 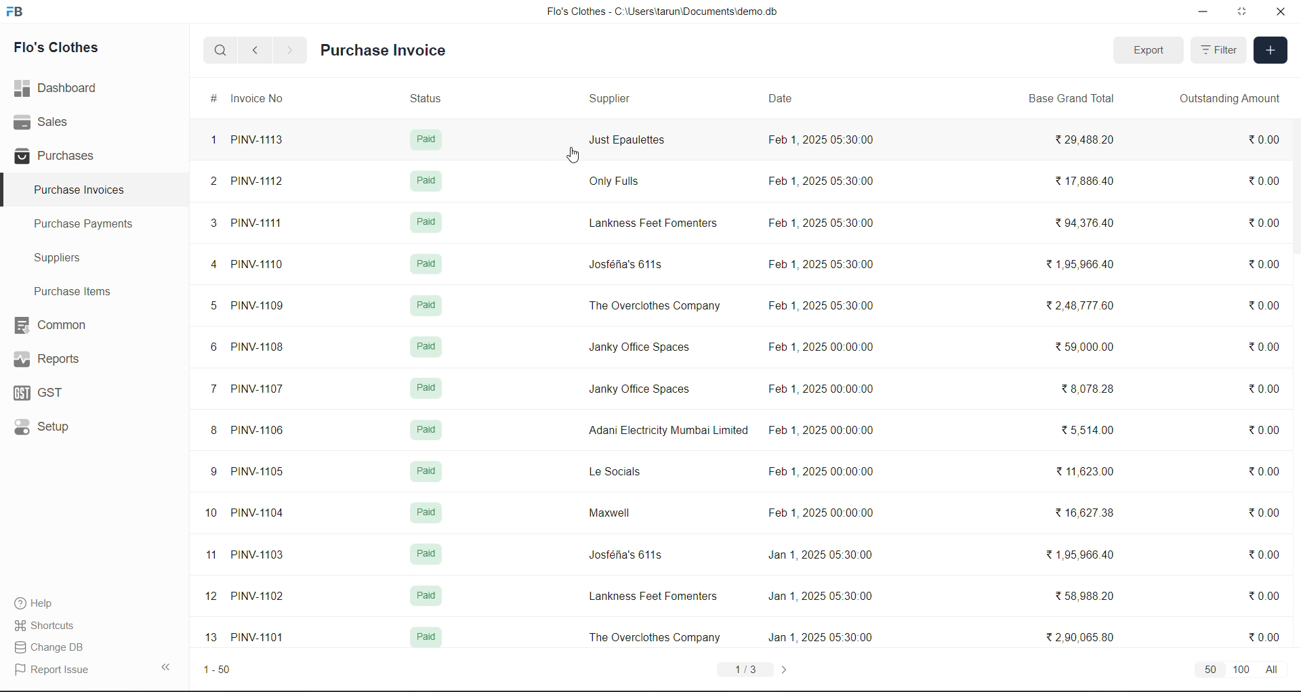 What do you see at coordinates (258, 49) in the screenshot?
I see `previous` at bounding box center [258, 49].